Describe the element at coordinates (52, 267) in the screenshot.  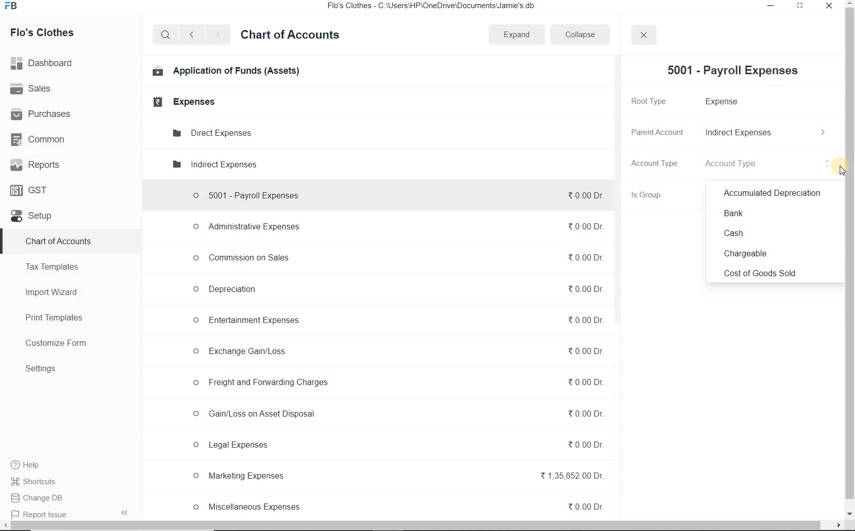
I see `Tax Templates` at that location.